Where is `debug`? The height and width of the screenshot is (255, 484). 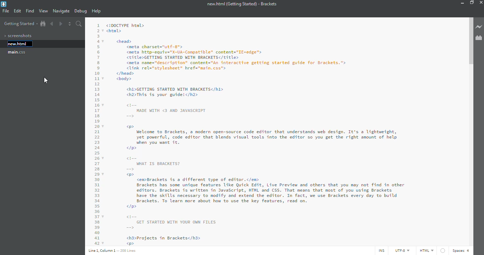 debug is located at coordinates (80, 11).